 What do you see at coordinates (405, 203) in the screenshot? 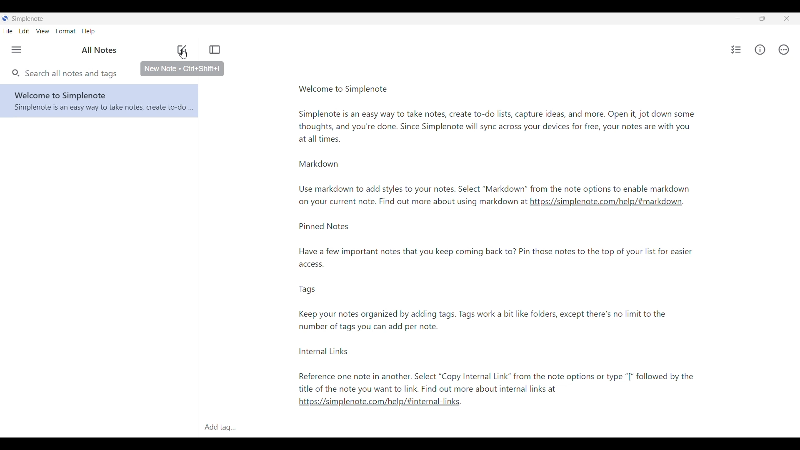
I see `Welcome text` at bounding box center [405, 203].